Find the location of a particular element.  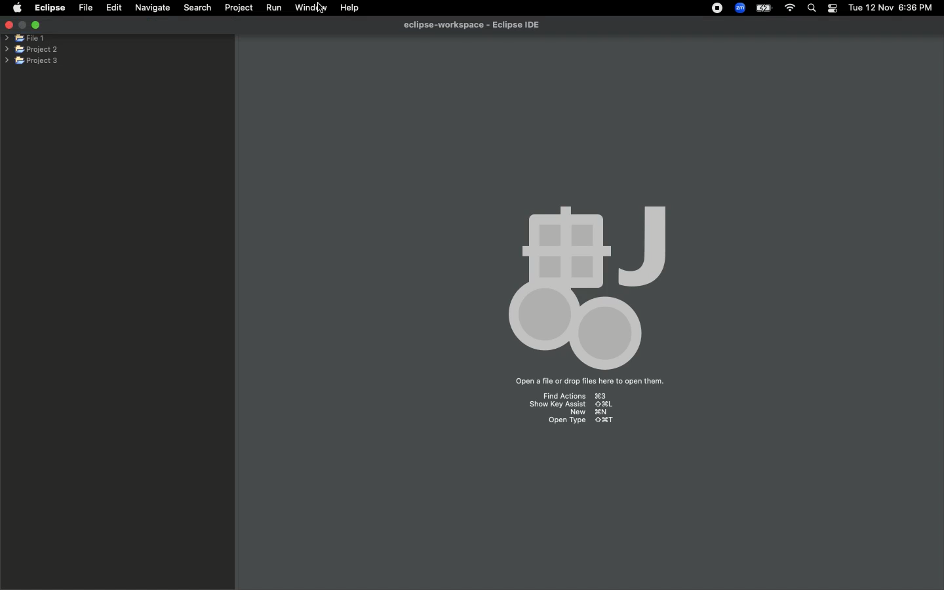

Eclipse IDE is located at coordinates (469, 26).